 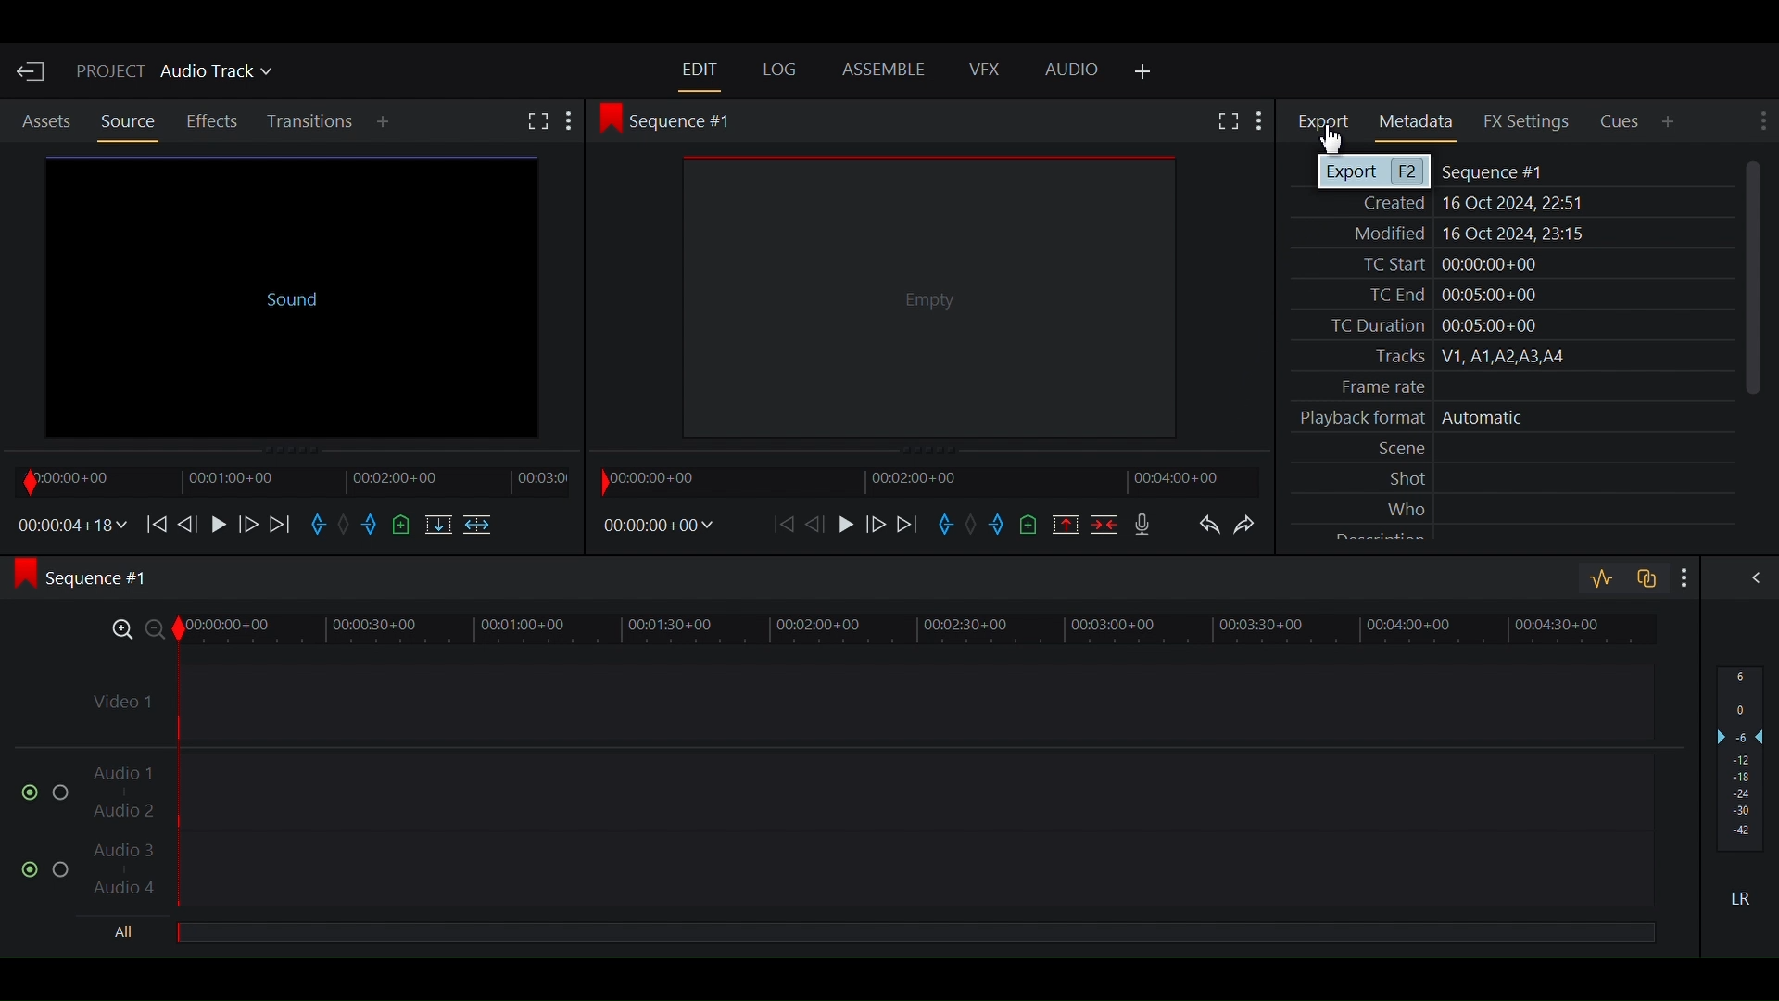 What do you see at coordinates (1065, 523) in the screenshot?
I see `Remove all marked sections` at bounding box center [1065, 523].